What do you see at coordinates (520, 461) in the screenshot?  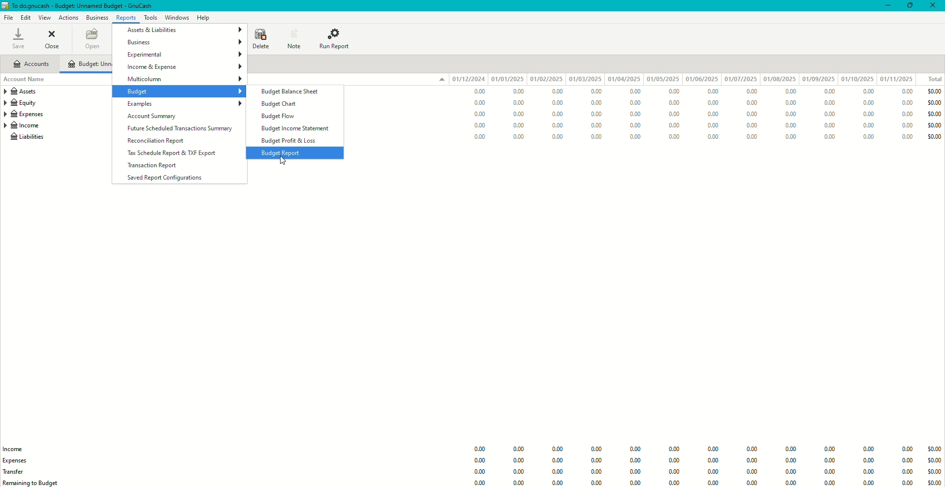 I see `0.00` at bounding box center [520, 461].